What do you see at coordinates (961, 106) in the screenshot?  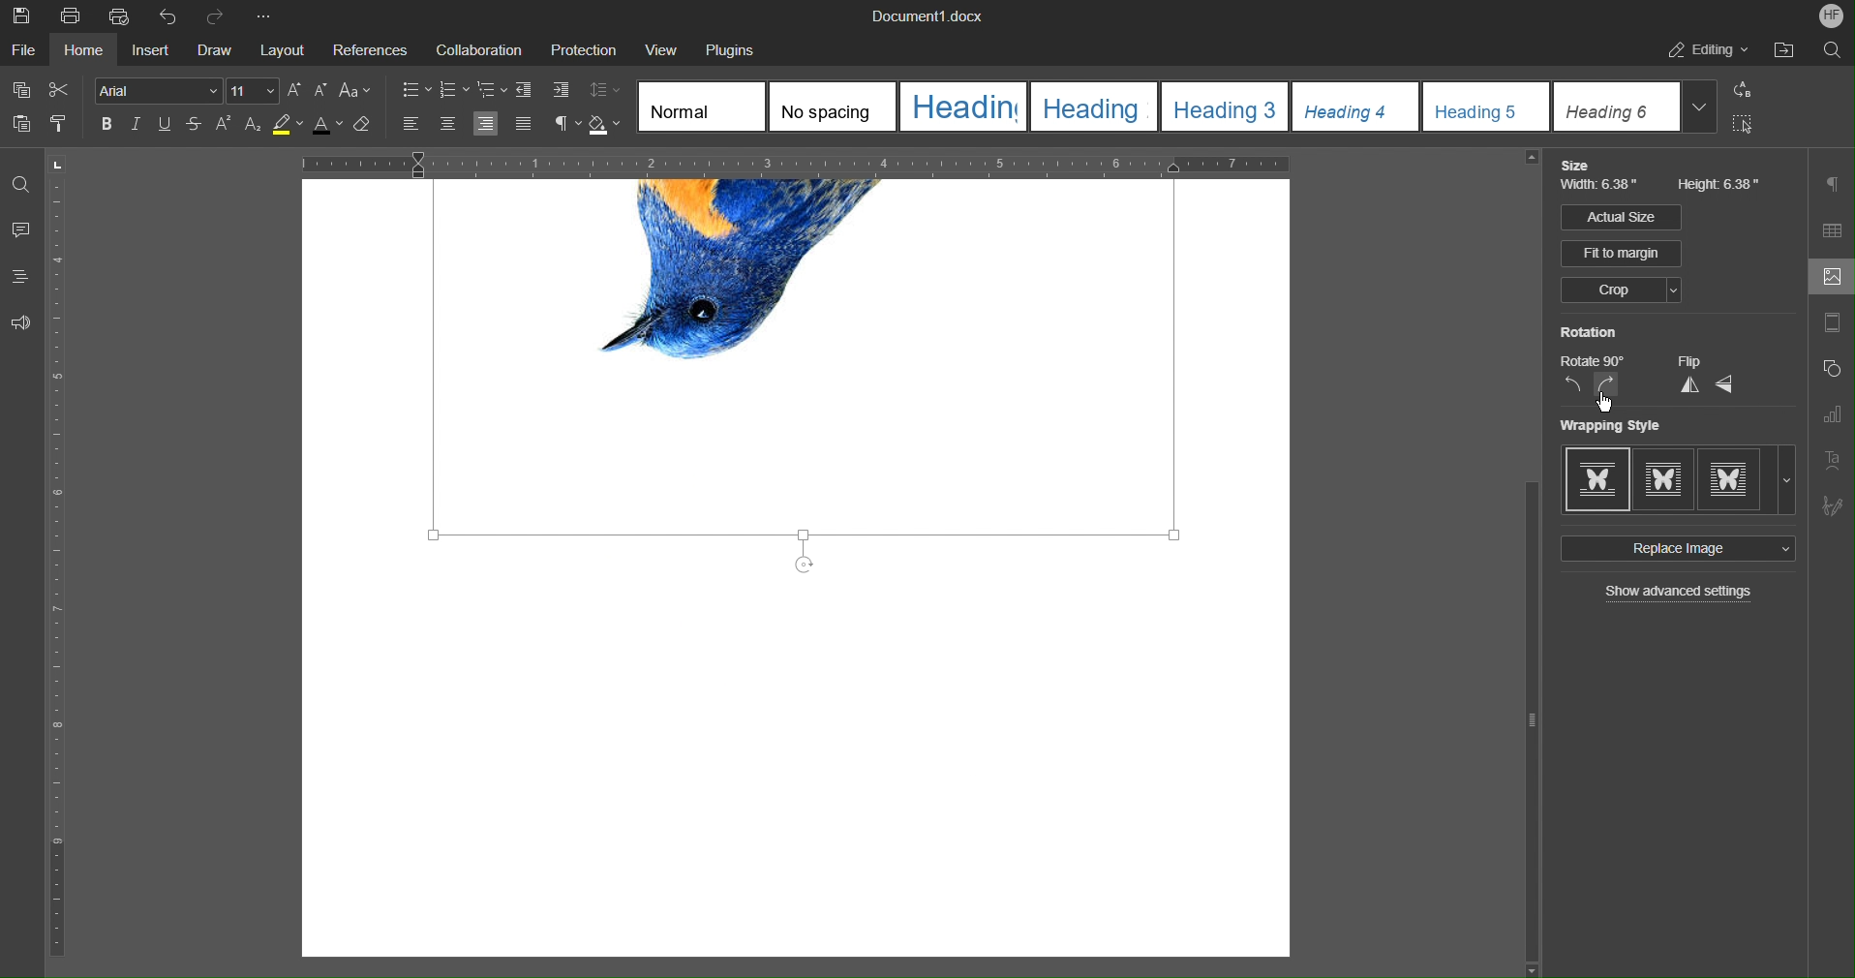 I see `Heading` at bounding box center [961, 106].